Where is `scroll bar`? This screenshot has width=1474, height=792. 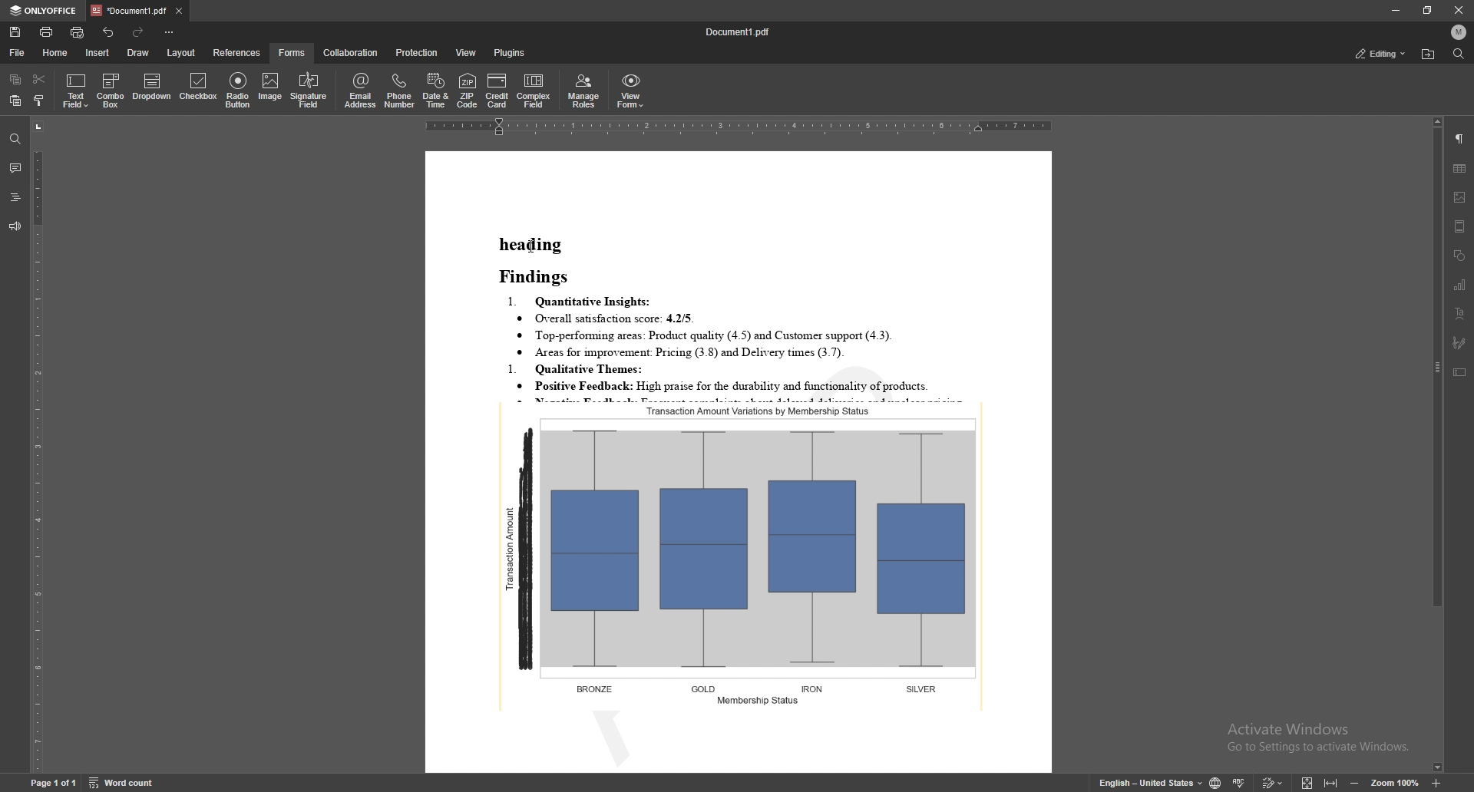 scroll bar is located at coordinates (1435, 444).